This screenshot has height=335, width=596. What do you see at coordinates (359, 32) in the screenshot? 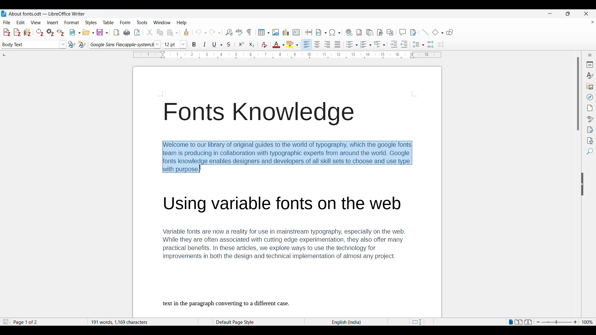
I see `Insert footnote` at bounding box center [359, 32].